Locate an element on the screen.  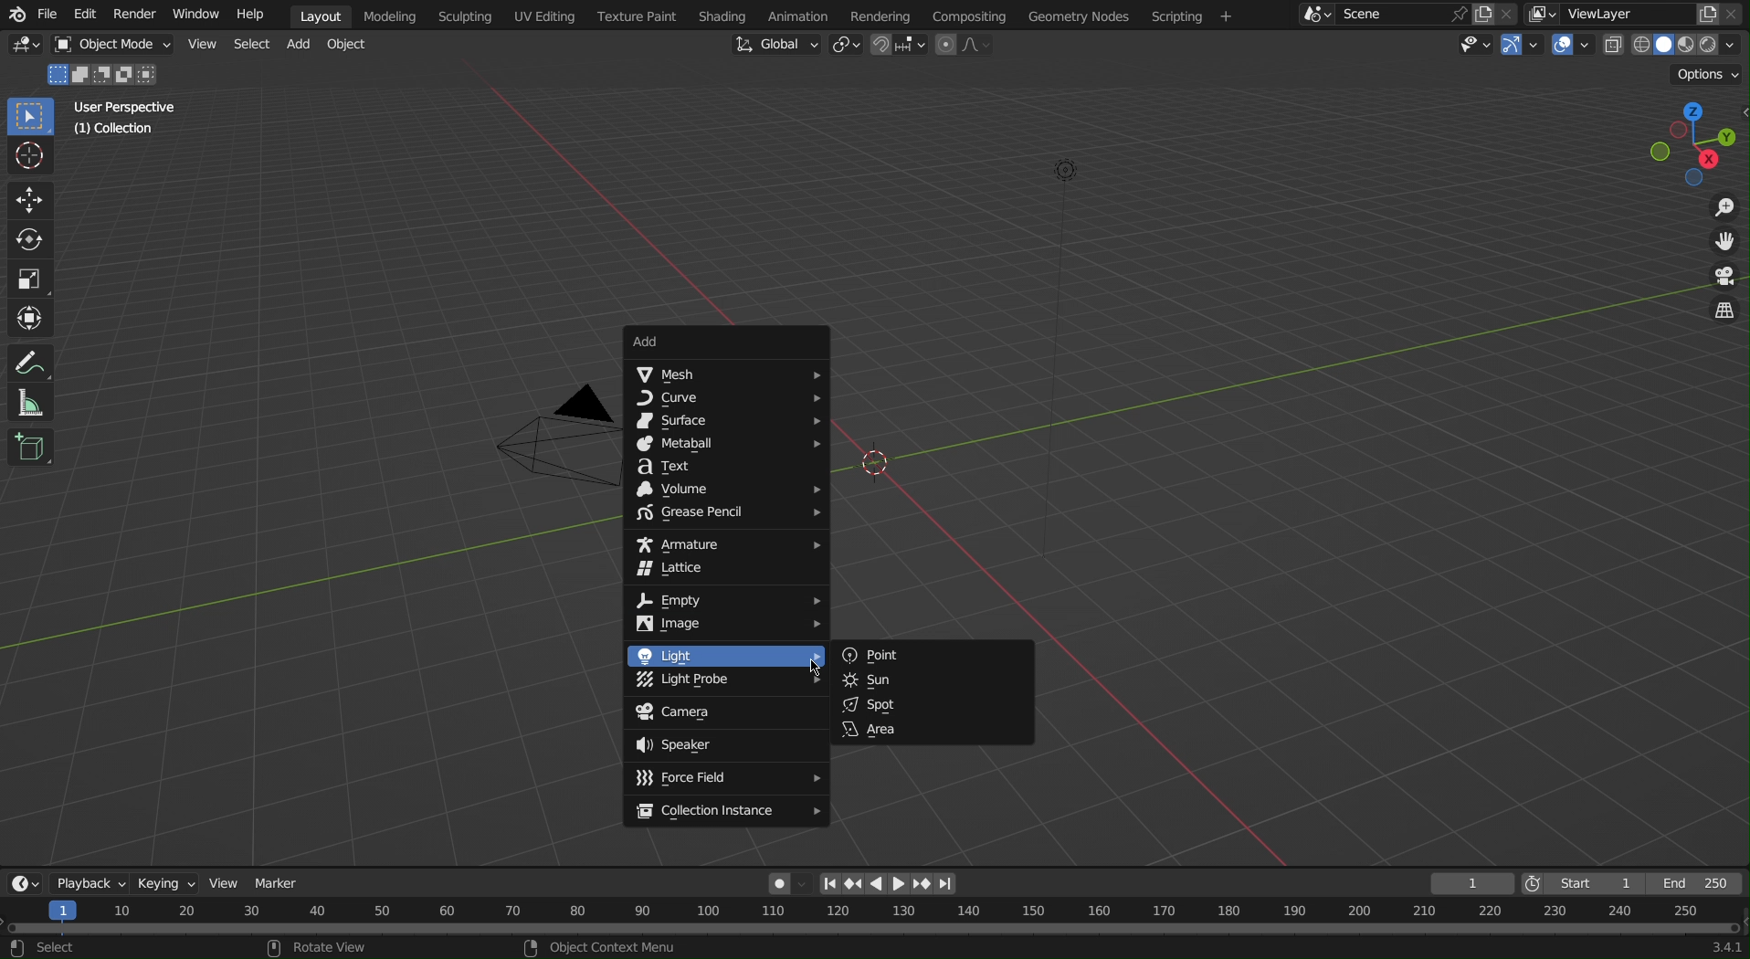
Animation is located at coordinates (796, 15).